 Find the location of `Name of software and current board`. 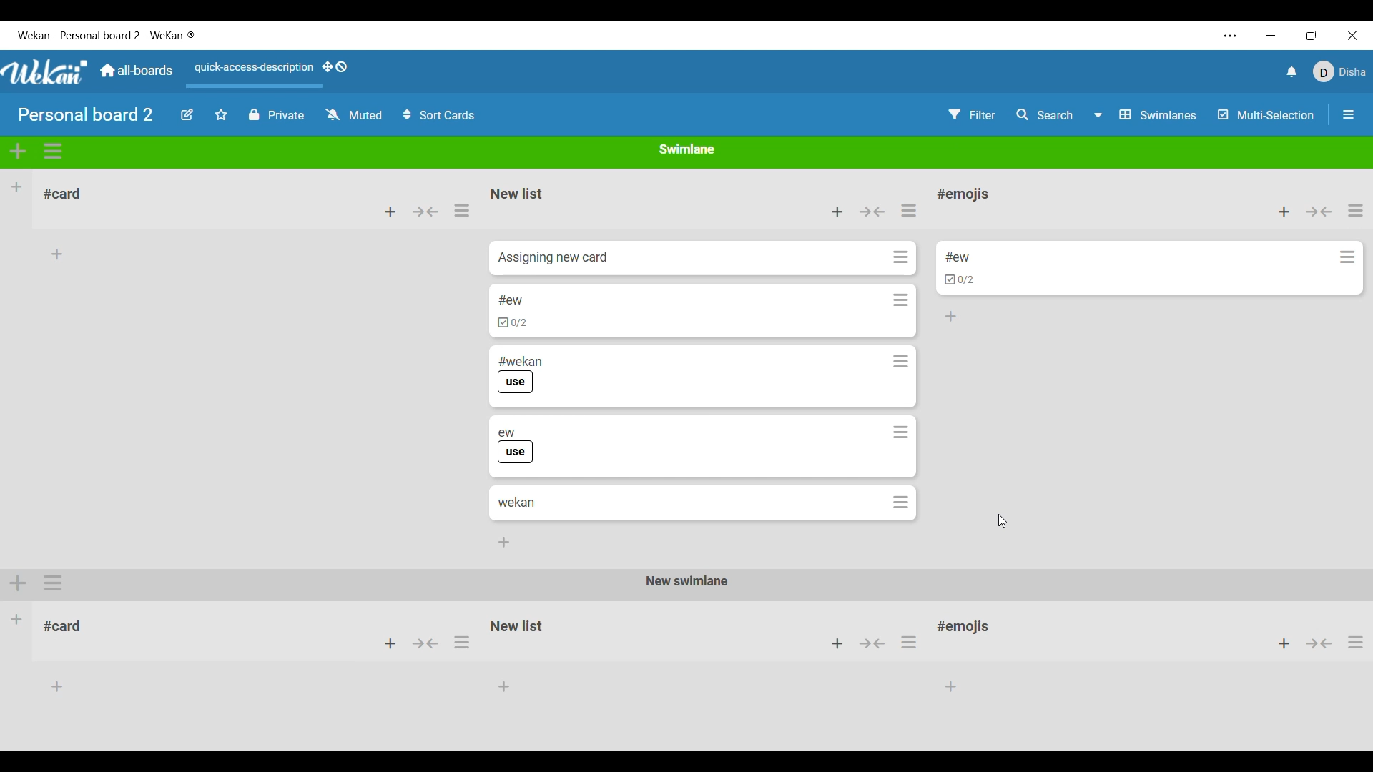

Name of software and current board is located at coordinates (106, 35).